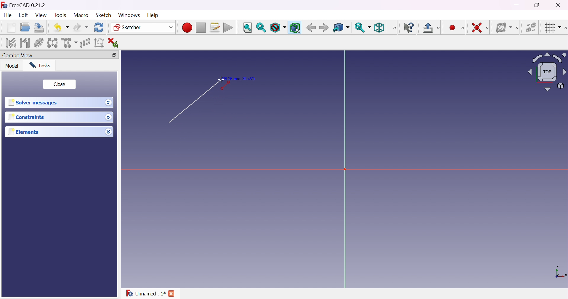 The width and height of the screenshot is (568, 299). What do you see at coordinates (144, 28) in the screenshot?
I see `Sketcher` at bounding box center [144, 28].